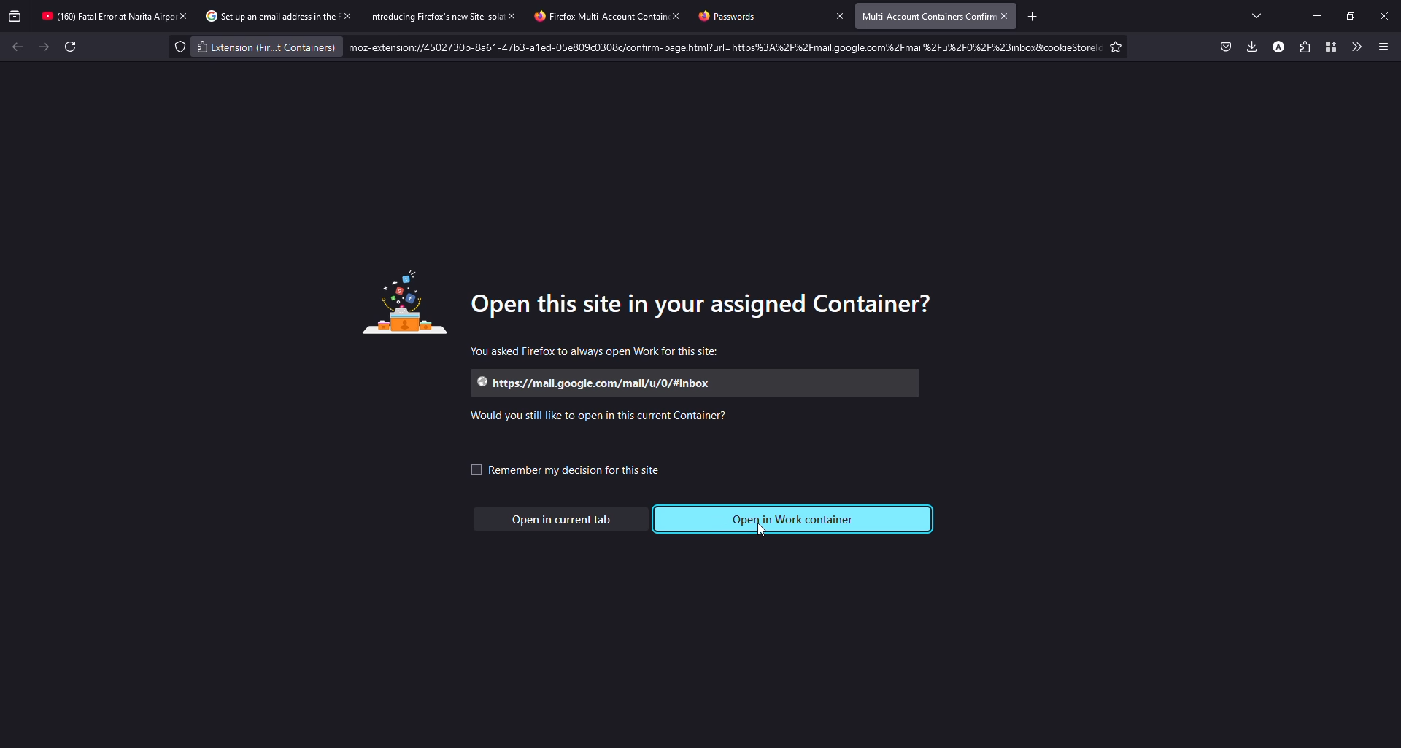 This screenshot has height=748, width=1401. What do you see at coordinates (72, 47) in the screenshot?
I see `refresh` at bounding box center [72, 47].